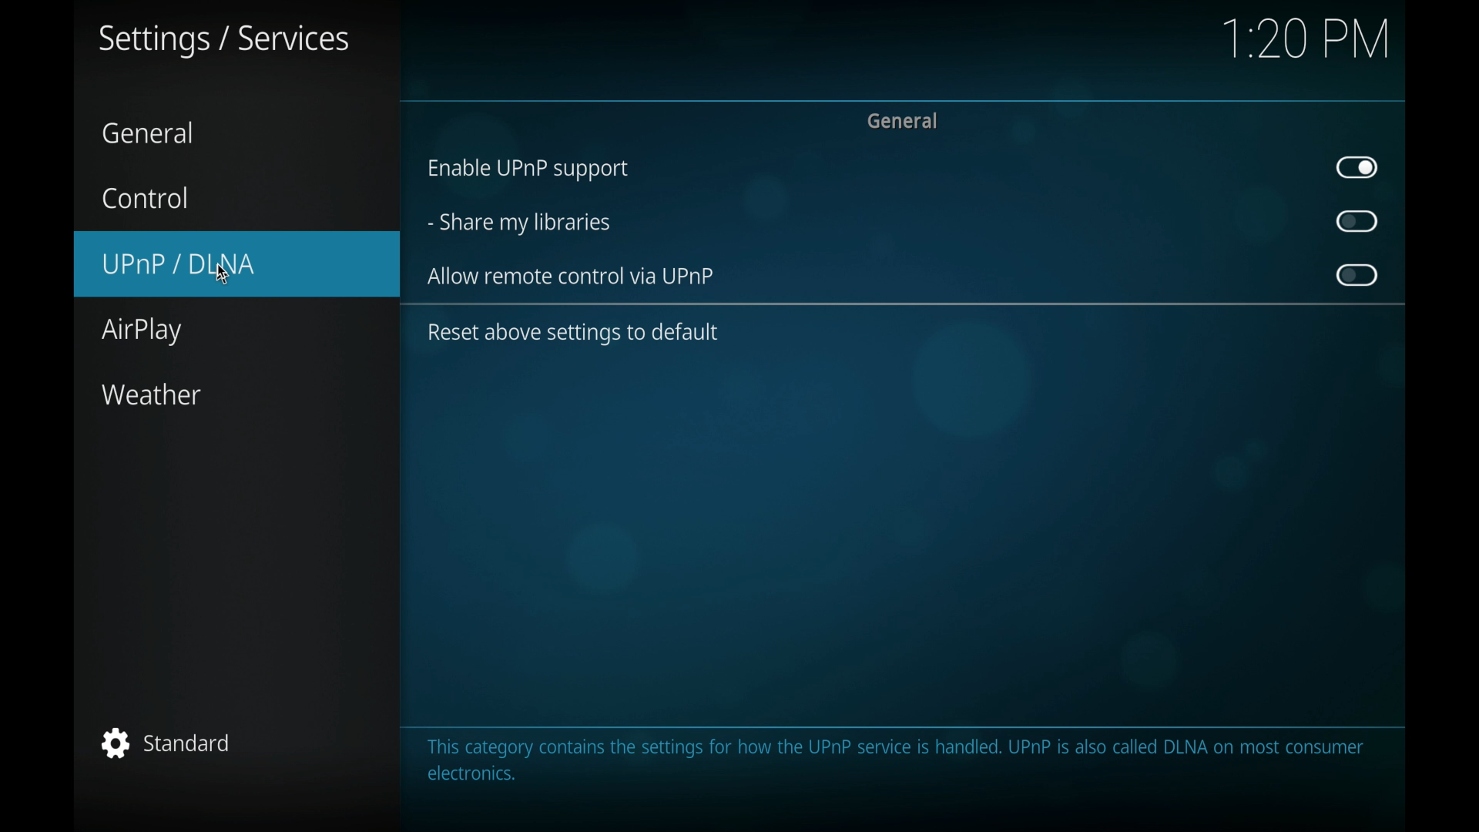 This screenshot has height=832, width=1479. What do you see at coordinates (1357, 167) in the screenshot?
I see `toggle button` at bounding box center [1357, 167].